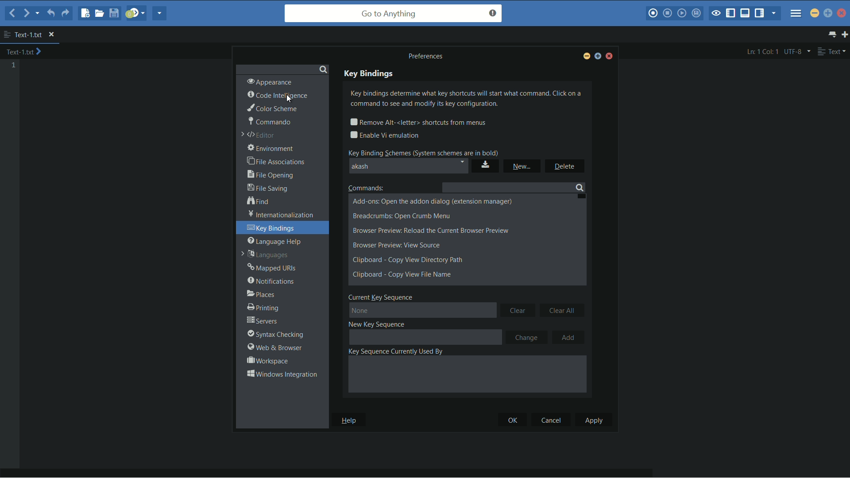 This screenshot has height=478, width=850. What do you see at coordinates (115, 13) in the screenshot?
I see `save file` at bounding box center [115, 13].